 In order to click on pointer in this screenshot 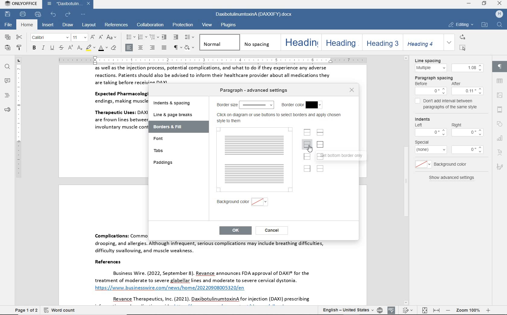, I will do `click(310, 148)`.